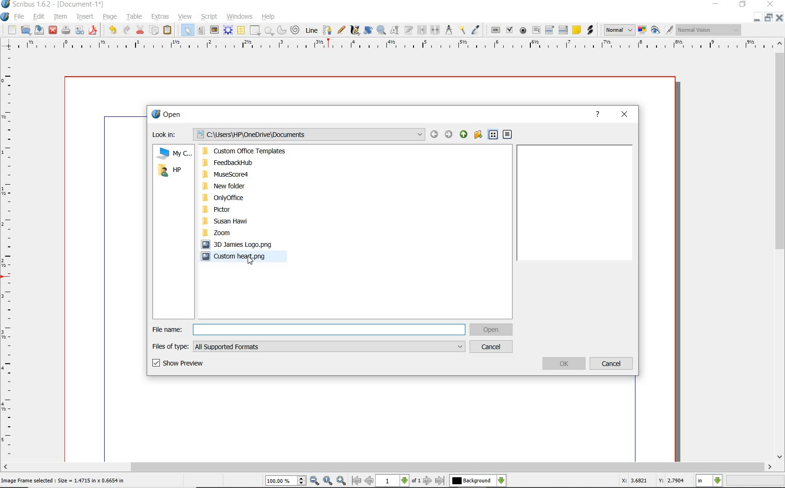  Describe the element at coordinates (327, 30) in the screenshot. I see `bezier curve` at that location.